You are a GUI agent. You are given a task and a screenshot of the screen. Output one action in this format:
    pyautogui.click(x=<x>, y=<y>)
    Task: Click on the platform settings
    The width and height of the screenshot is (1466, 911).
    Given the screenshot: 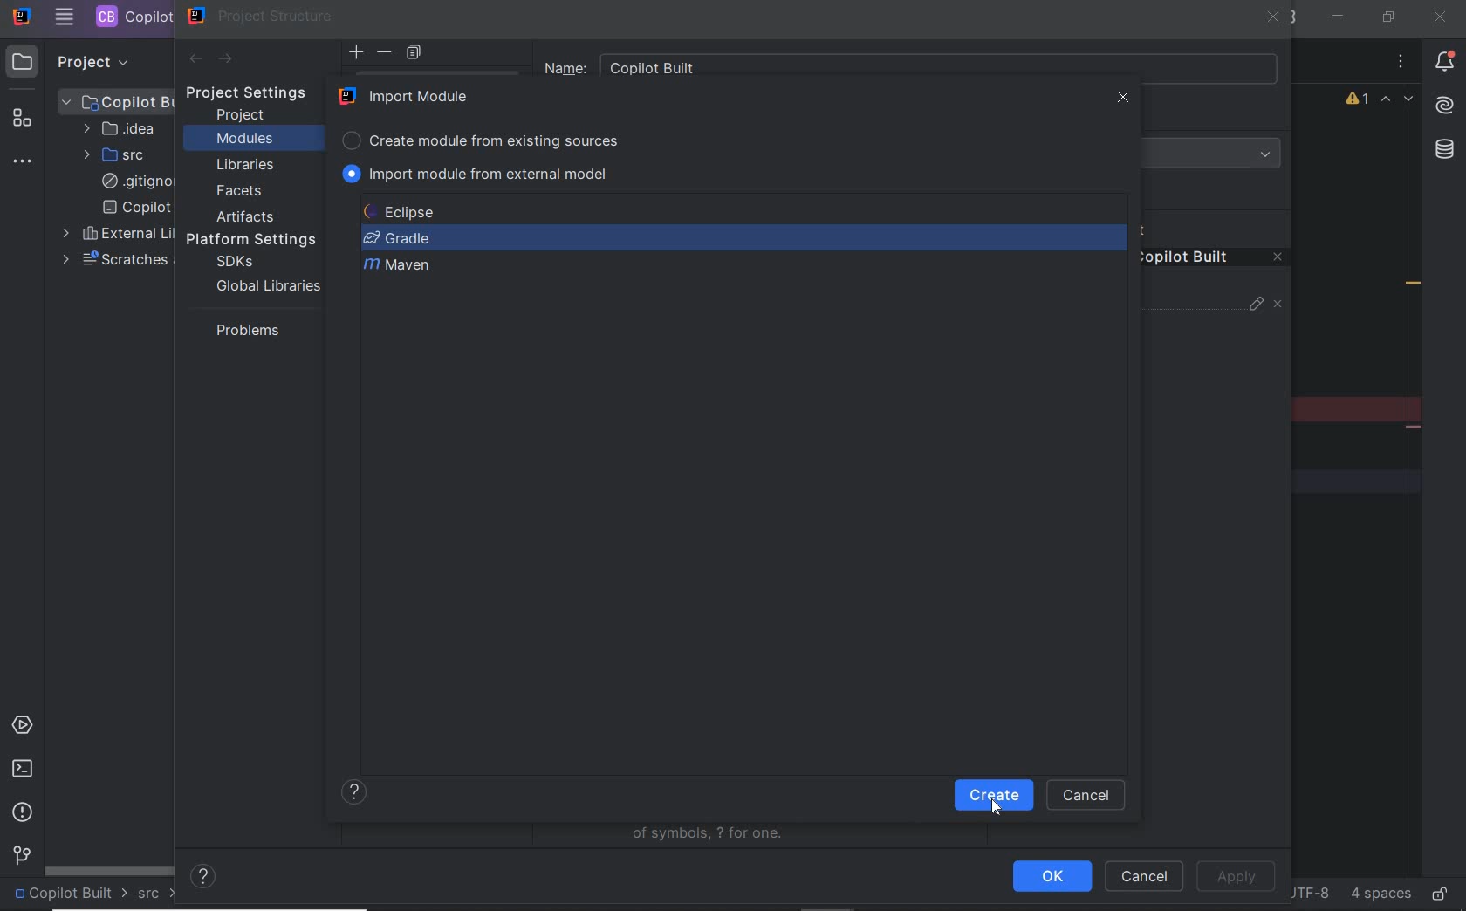 What is the action you would take?
    pyautogui.click(x=257, y=240)
    